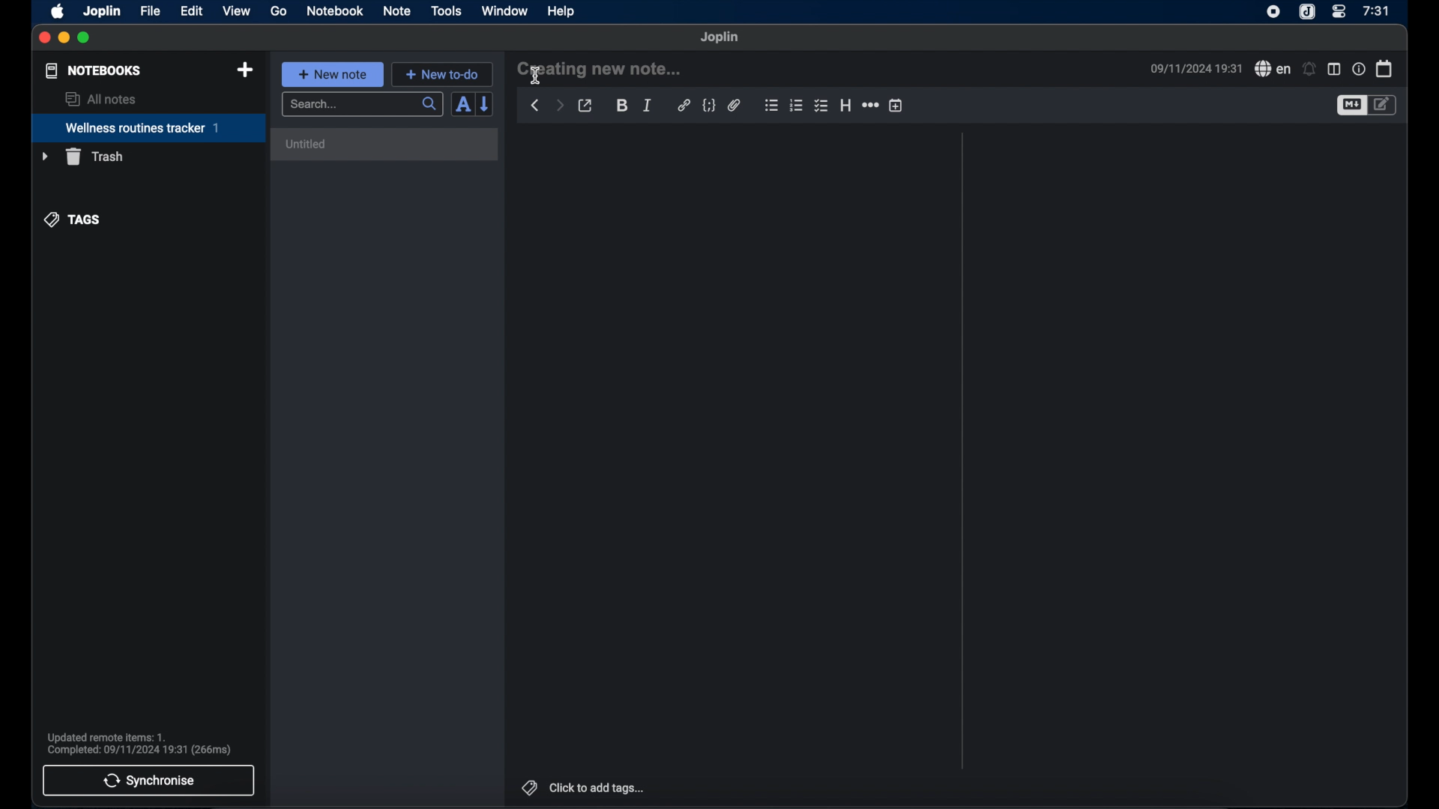 The width and height of the screenshot is (1439, 809). Describe the element at coordinates (149, 781) in the screenshot. I see `synchronise` at that location.